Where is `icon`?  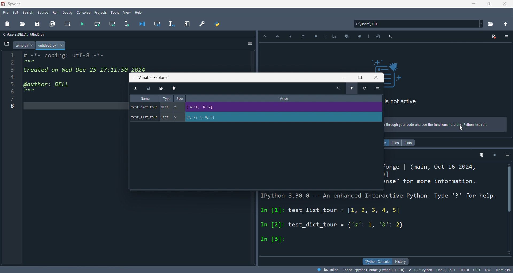
icon is located at coordinates (263, 37).